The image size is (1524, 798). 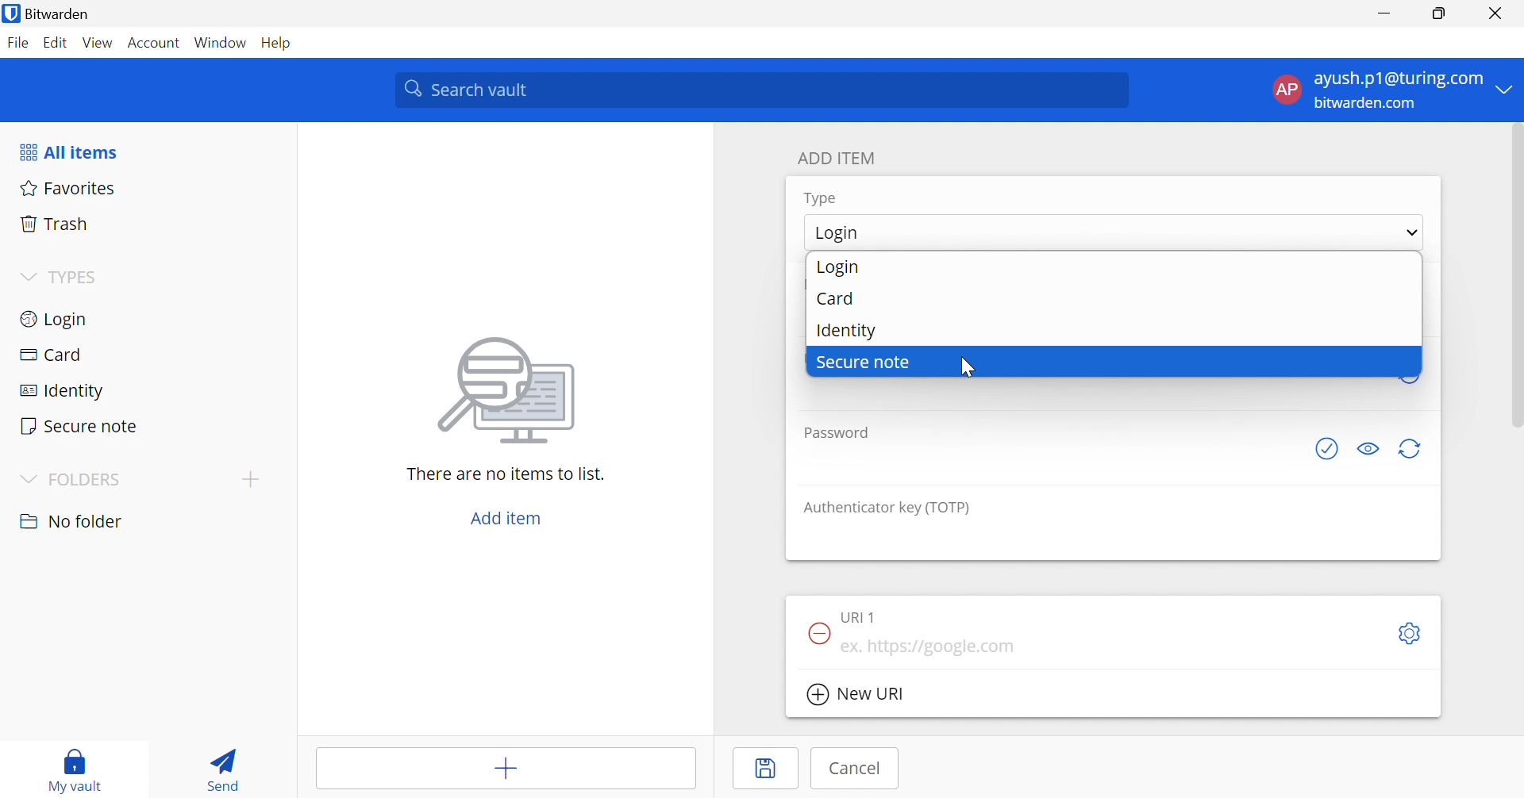 I want to click on Regenerate password, so click(x=1414, y=448).